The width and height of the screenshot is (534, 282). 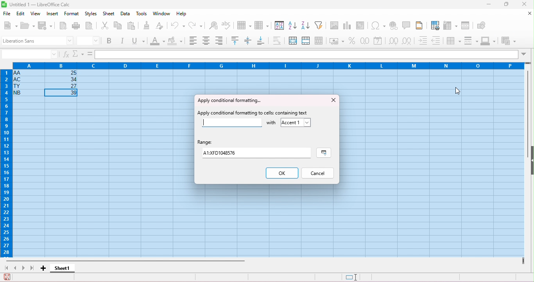 What do you see at coordinates (88, 41) in the screenshot?
I see `font size` at bounding box center [88, 41].